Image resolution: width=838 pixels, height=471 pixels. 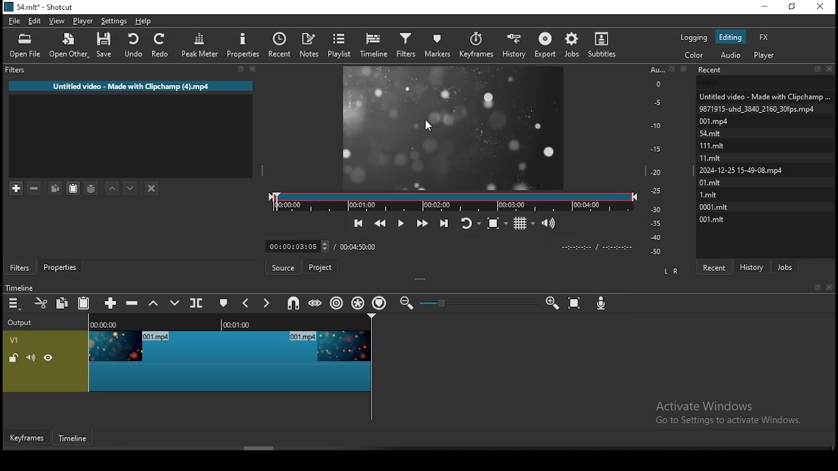 I want to click on move filter down, so click(x=128, y=186).